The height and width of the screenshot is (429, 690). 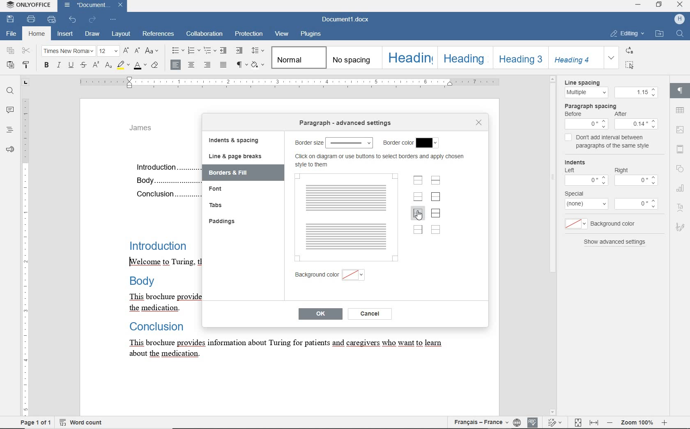 I want to click on align center, so click(x=193, y=65).